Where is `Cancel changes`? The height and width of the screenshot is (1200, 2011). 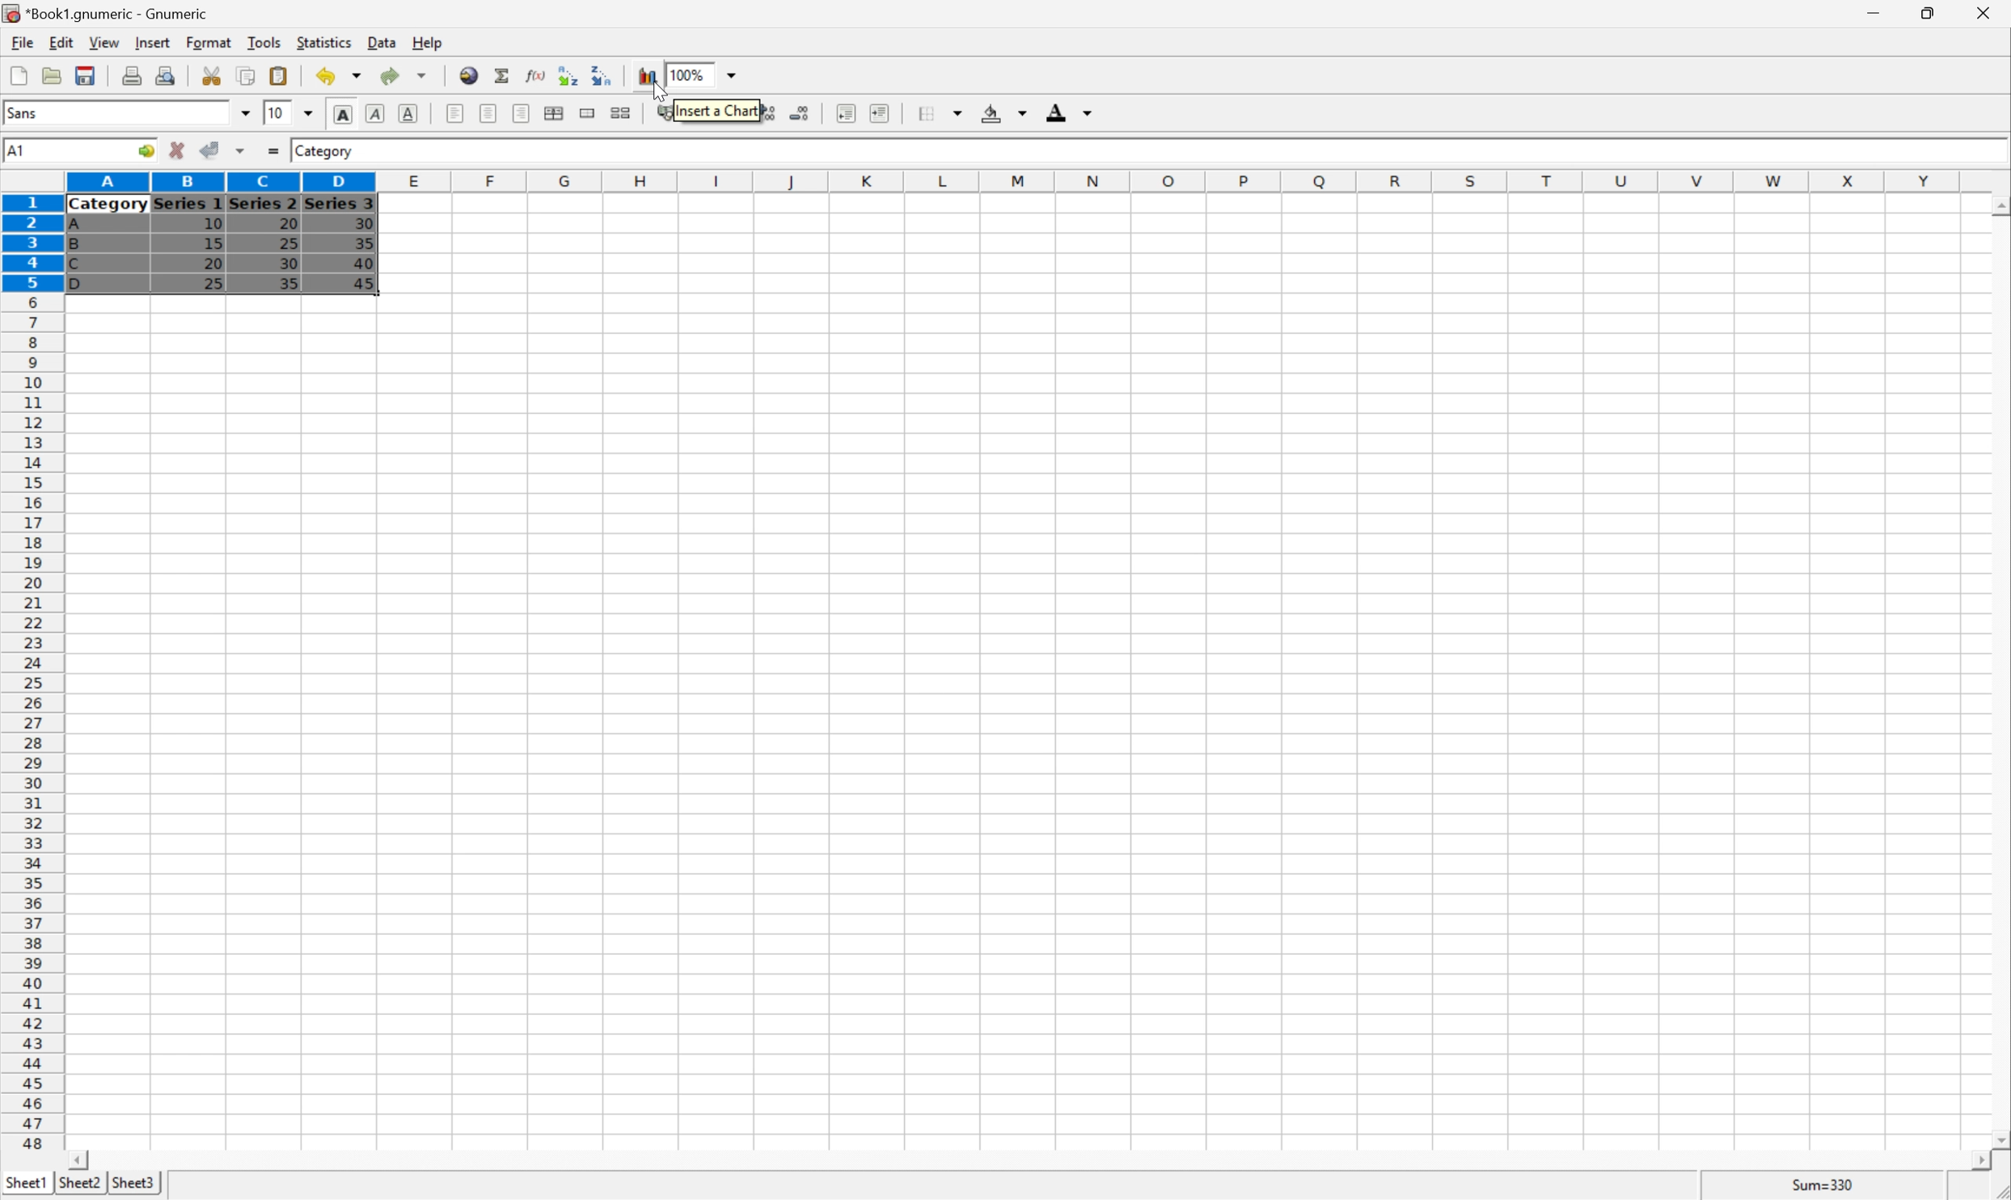
Cancel changes is located at coordinates (177, 147).